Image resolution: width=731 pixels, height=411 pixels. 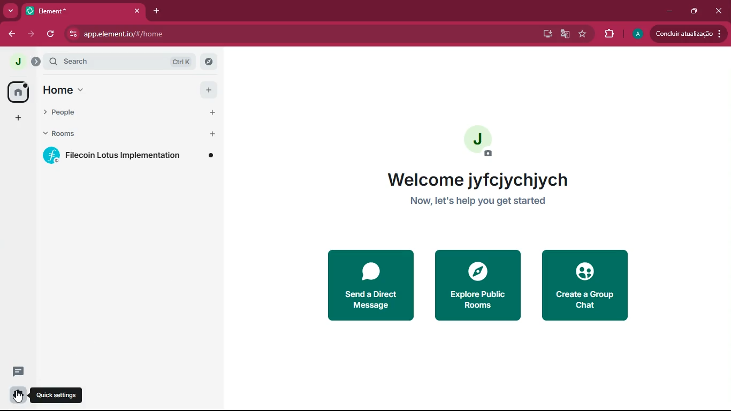 I want to click on app.element.io/#/home, so click(x=170, y=35).